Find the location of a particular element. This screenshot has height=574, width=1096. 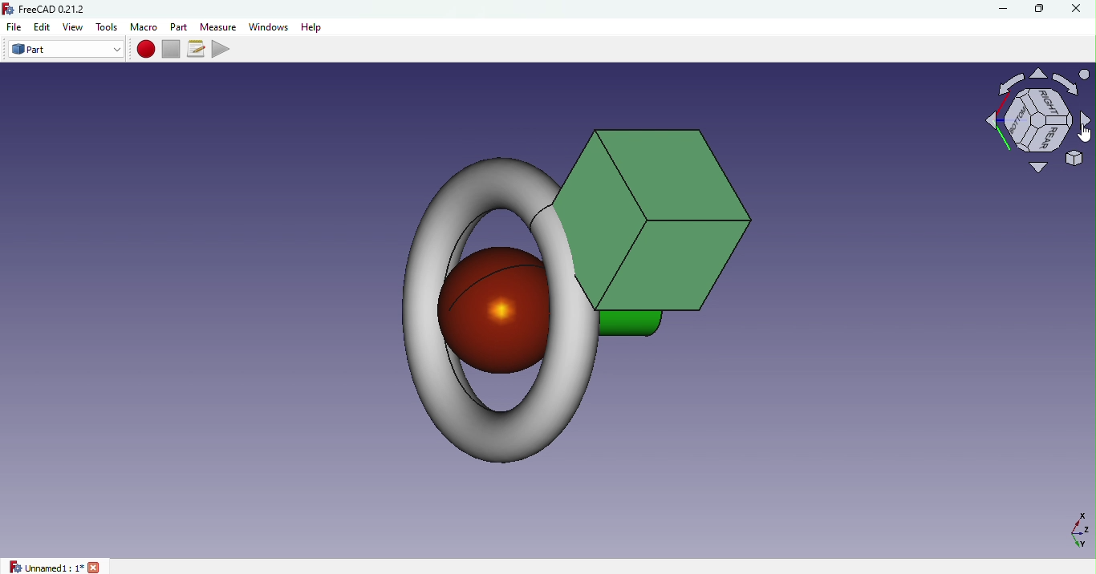

Navigation cube is located at coordinates (1032, 125).